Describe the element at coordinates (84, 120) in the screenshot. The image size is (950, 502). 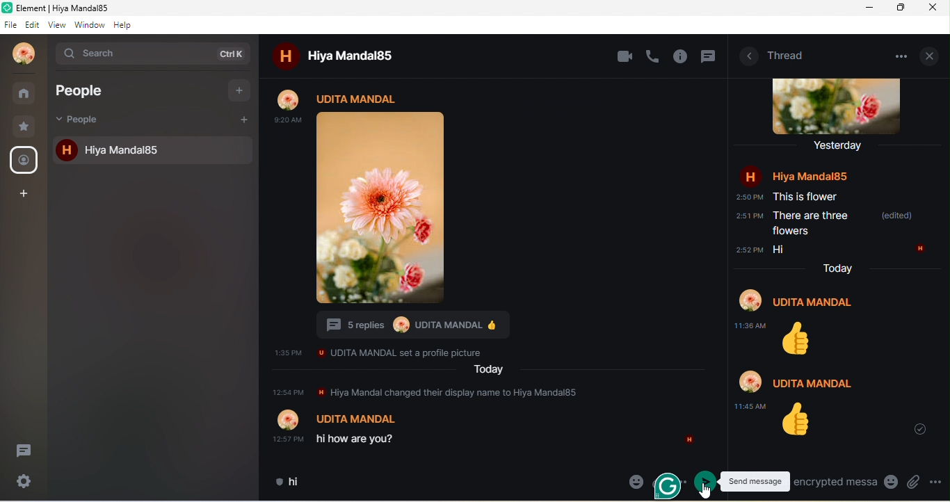
I see `people` at that location.